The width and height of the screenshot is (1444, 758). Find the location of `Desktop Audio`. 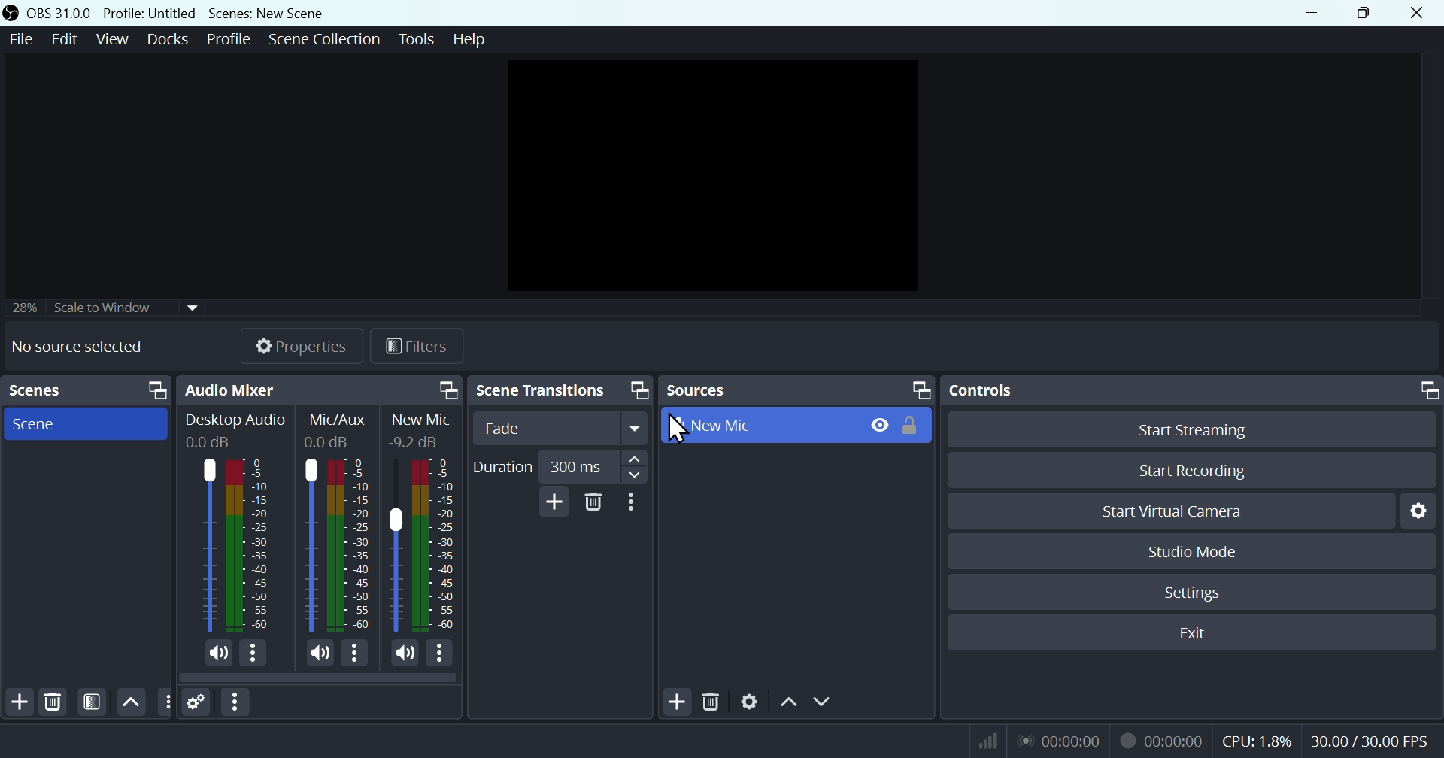

Desktop Audio is located at coordinates (237, 420).